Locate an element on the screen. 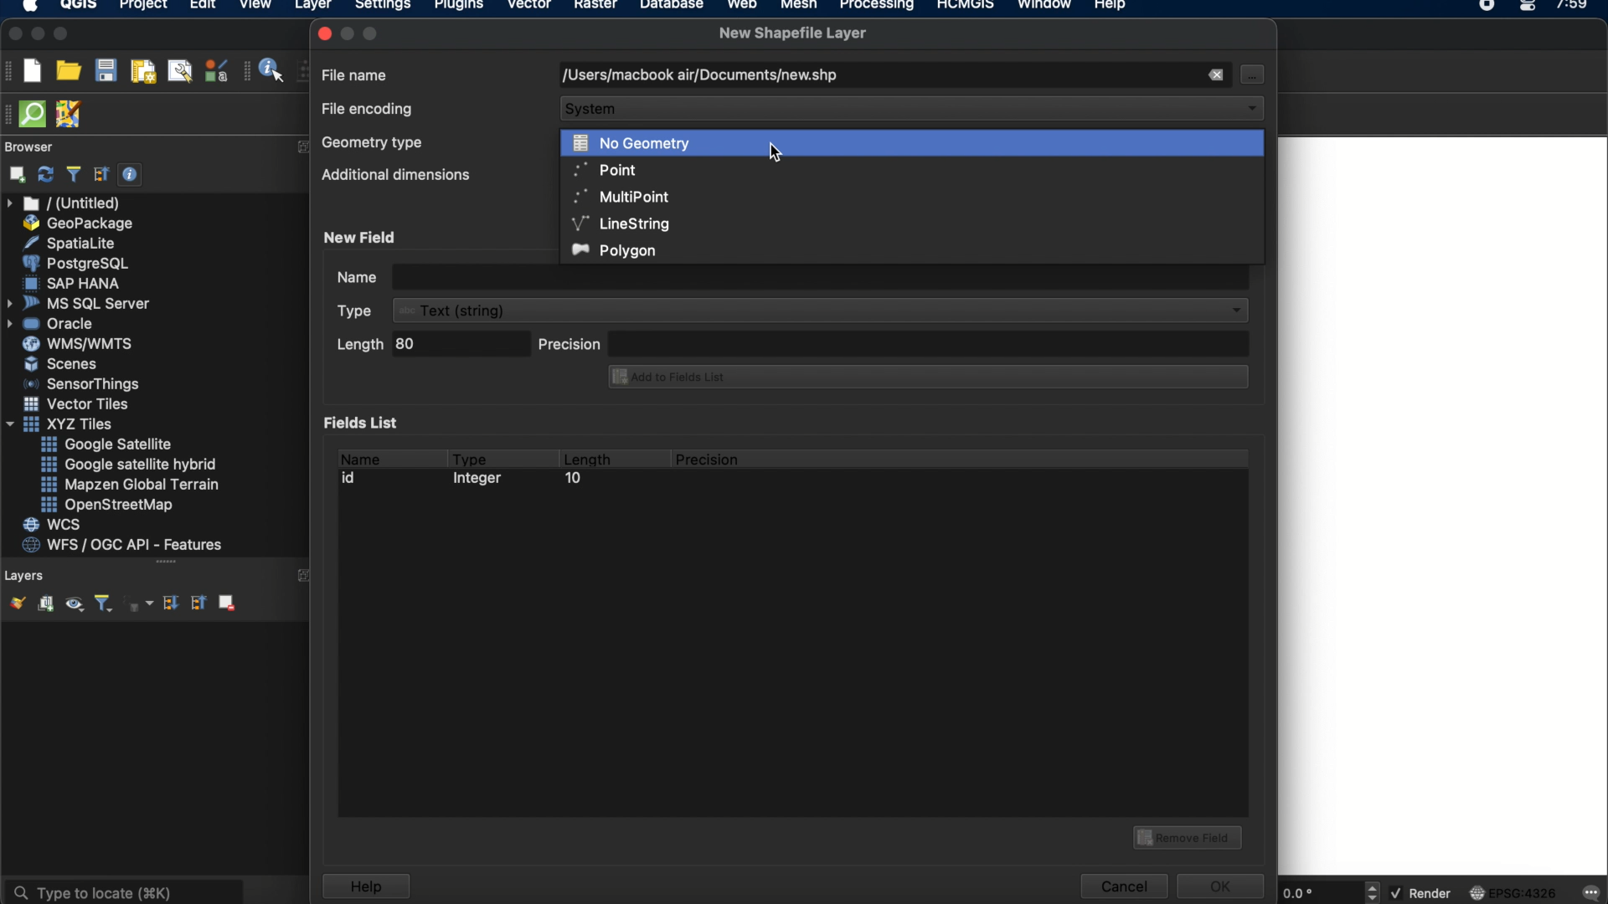 The image size is (1608, 904). identify features is located at coordinates (265, 70).